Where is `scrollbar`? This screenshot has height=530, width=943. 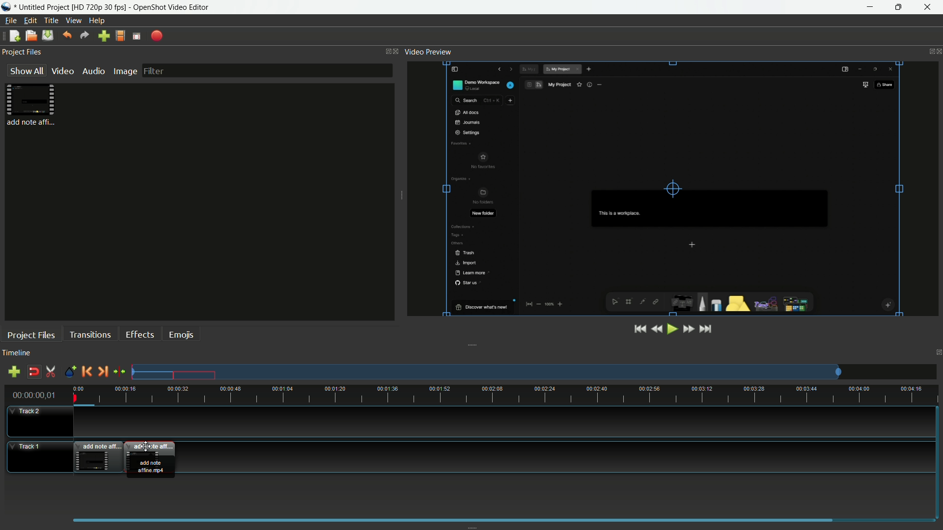
scrollbar is located at coordinates (453, 518).